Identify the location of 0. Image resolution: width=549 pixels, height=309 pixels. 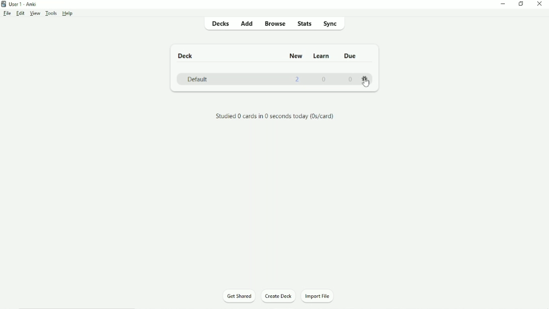
(351, 80).